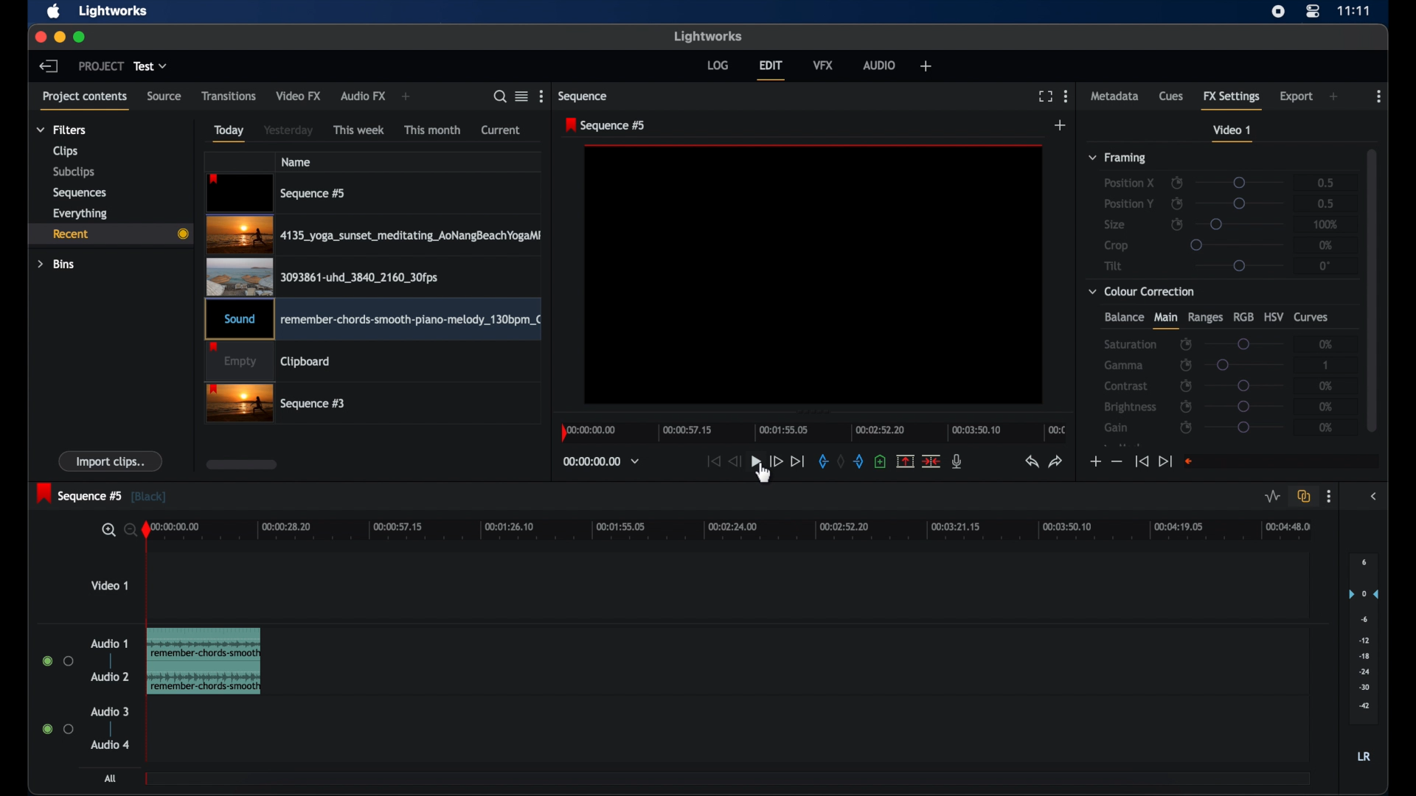  What do you see at coordinates (1177, 181) in the screenshot?
I see `enable/disable keyframes` at bounding box center [1177, 181].